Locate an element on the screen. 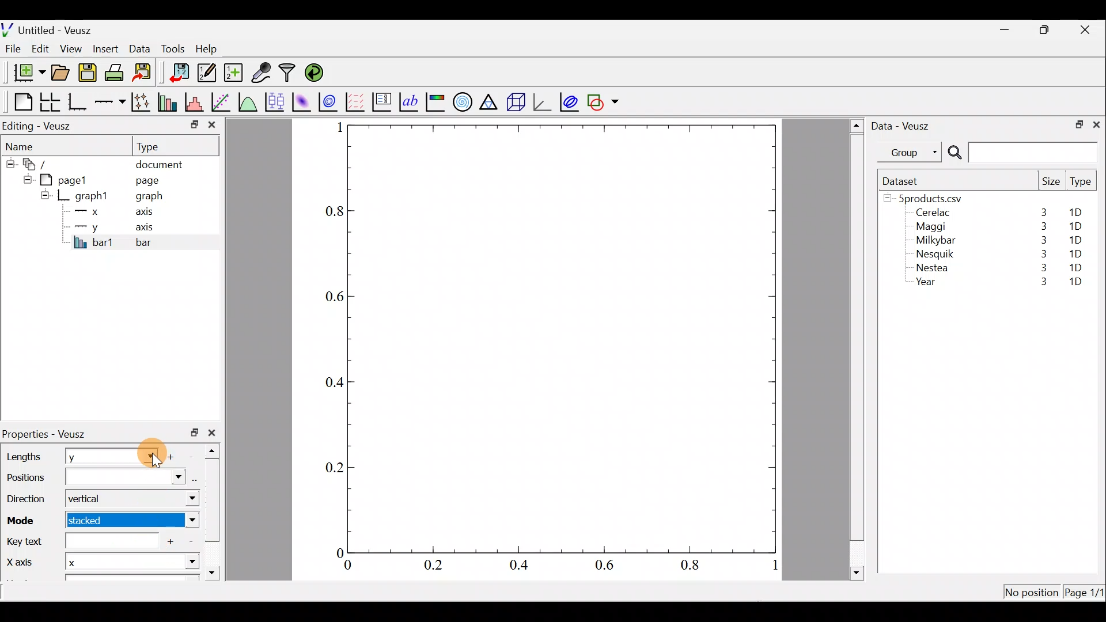 This screenshot has height=622, width=1106. scroll bar is located at coordinates (857, 347).